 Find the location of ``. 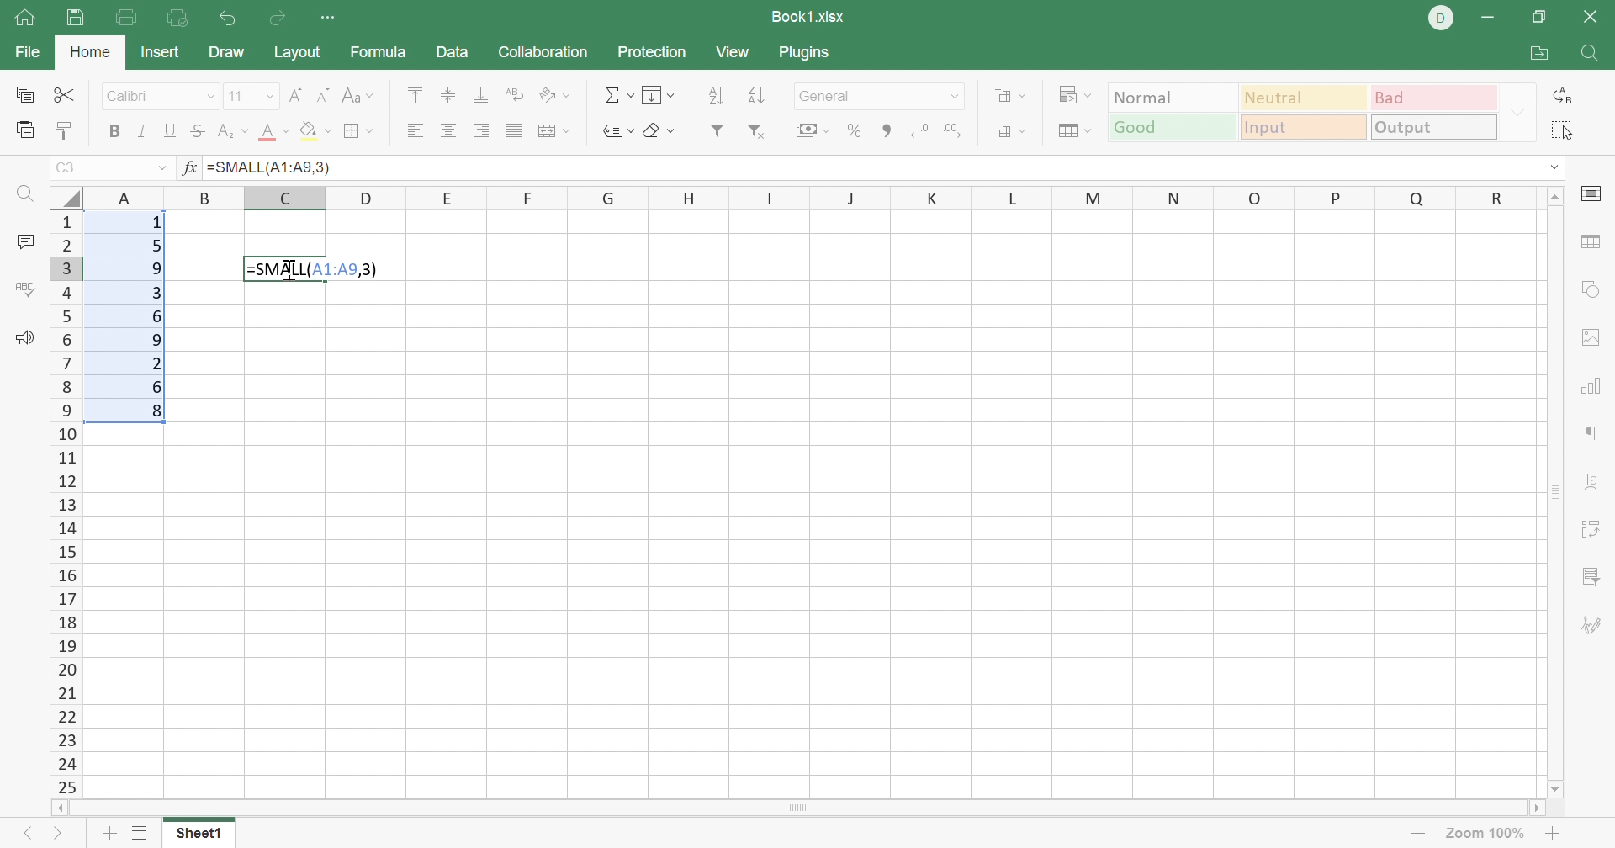

 is located at coordinates (156, 247).